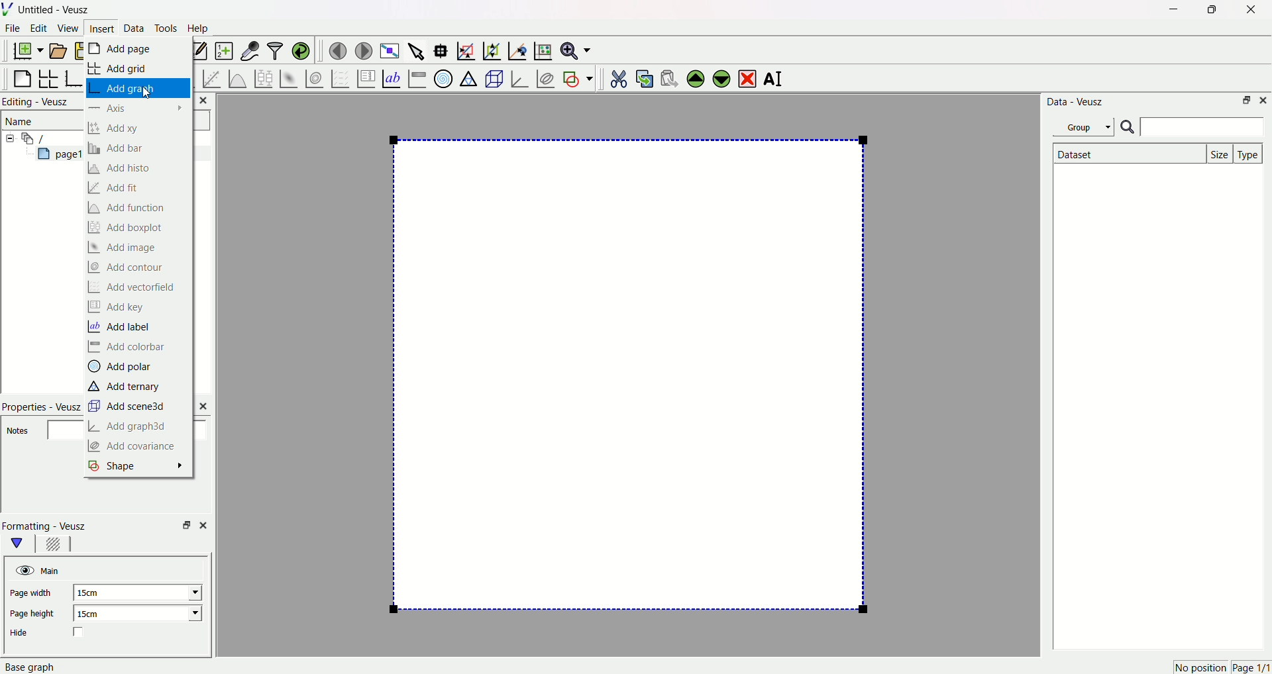  What do you see at coordinates (211, 77) in the screenshot?
I see `fit a function` at bounding box center [211, 77].